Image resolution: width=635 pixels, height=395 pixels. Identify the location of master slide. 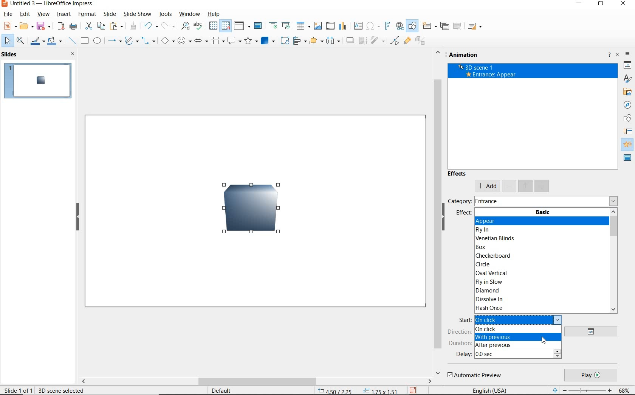
(259, 26).